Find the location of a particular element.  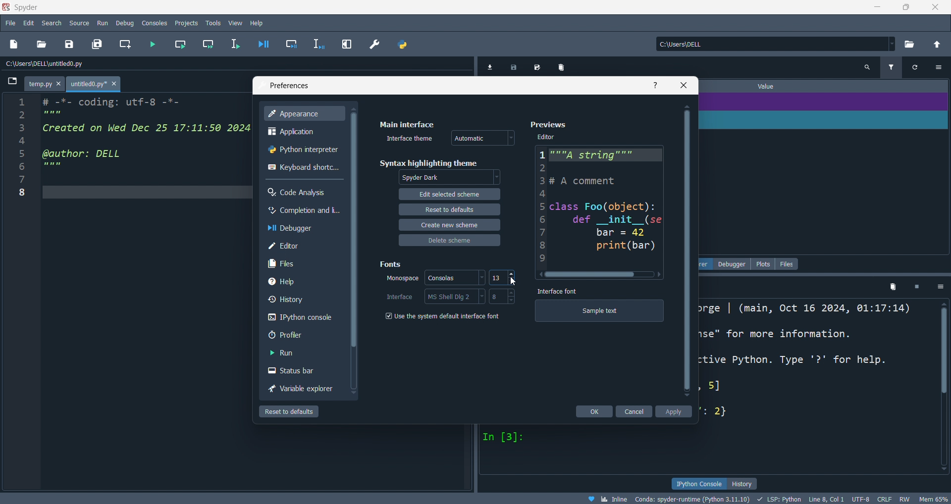

close is located at coordinates (684, 84).